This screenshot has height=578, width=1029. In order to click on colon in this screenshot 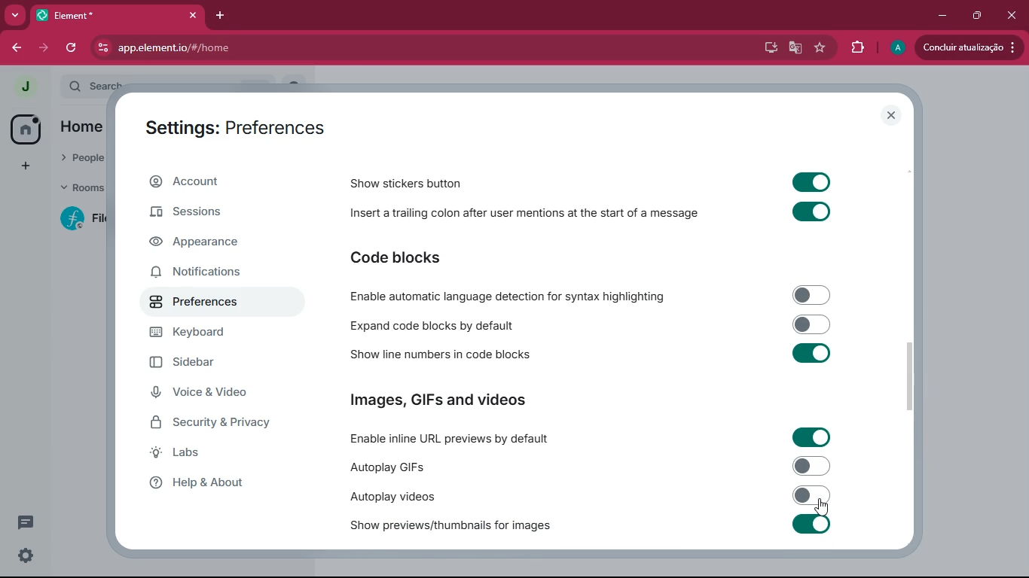, I will do `click(523, 216)`.